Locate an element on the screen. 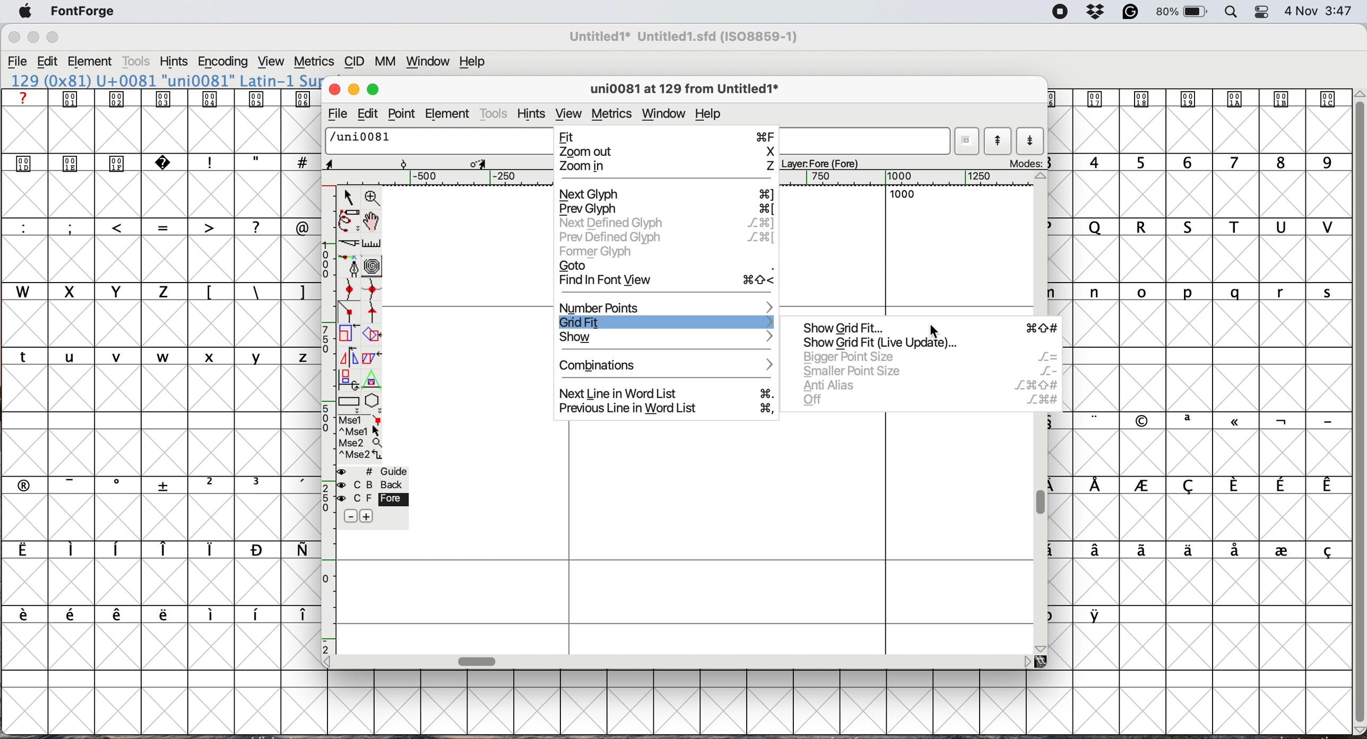 The width and height of the screenshot is (1367, 739). next glyph is located at coordinates (665, 195).